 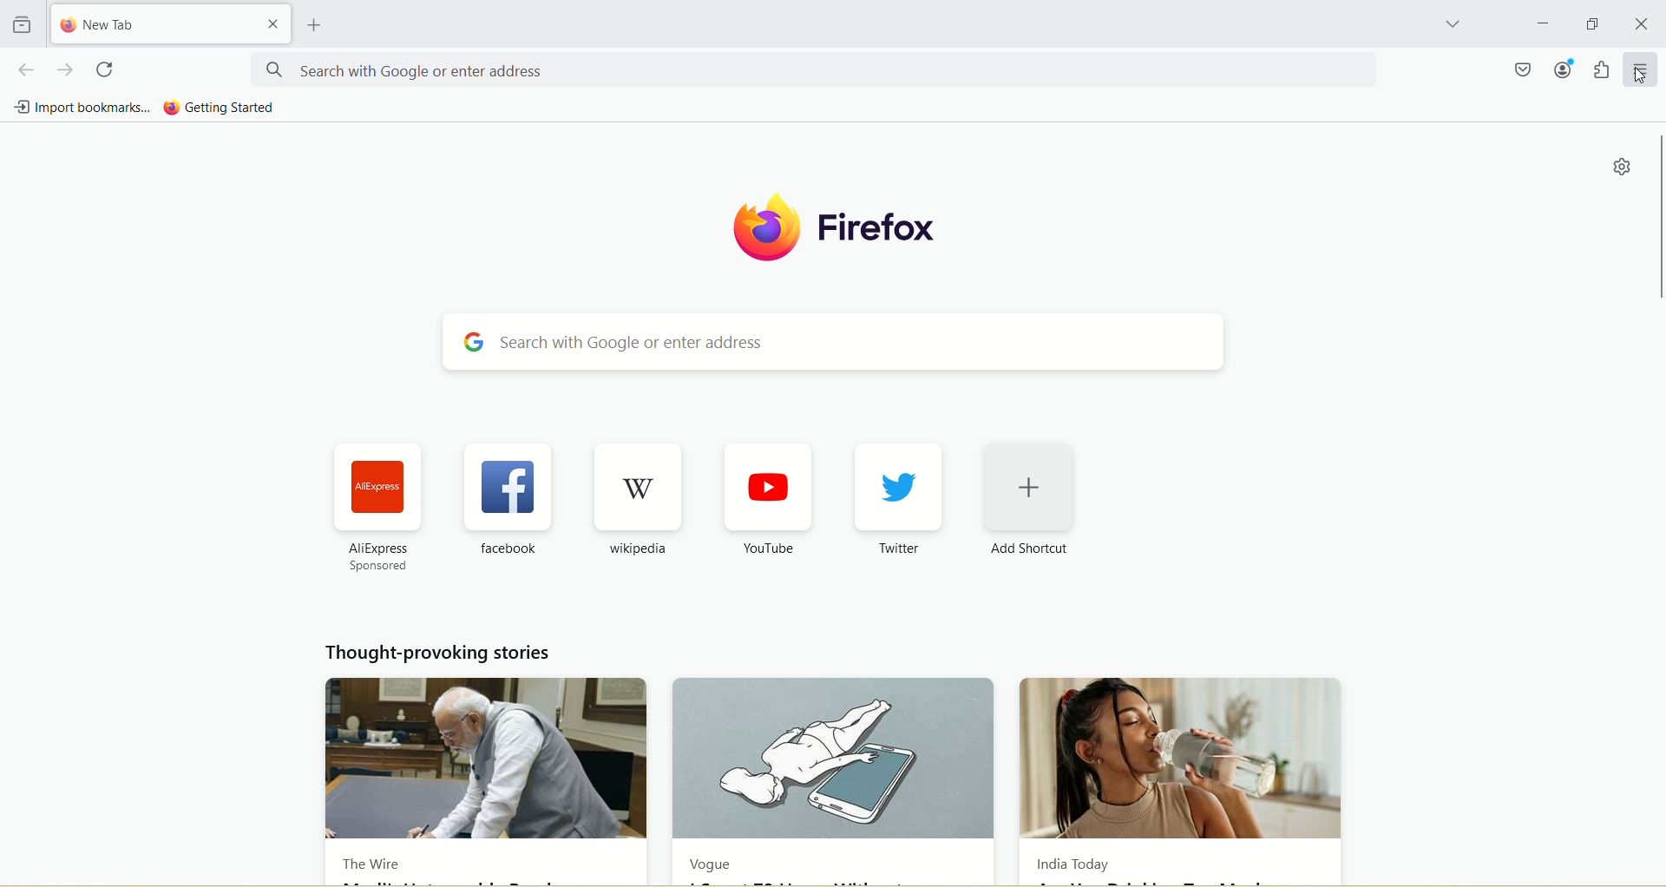 What do you see at coordinates (878, 231) in the screenshot?
I see `firefox` at bounding box center [878, 231].